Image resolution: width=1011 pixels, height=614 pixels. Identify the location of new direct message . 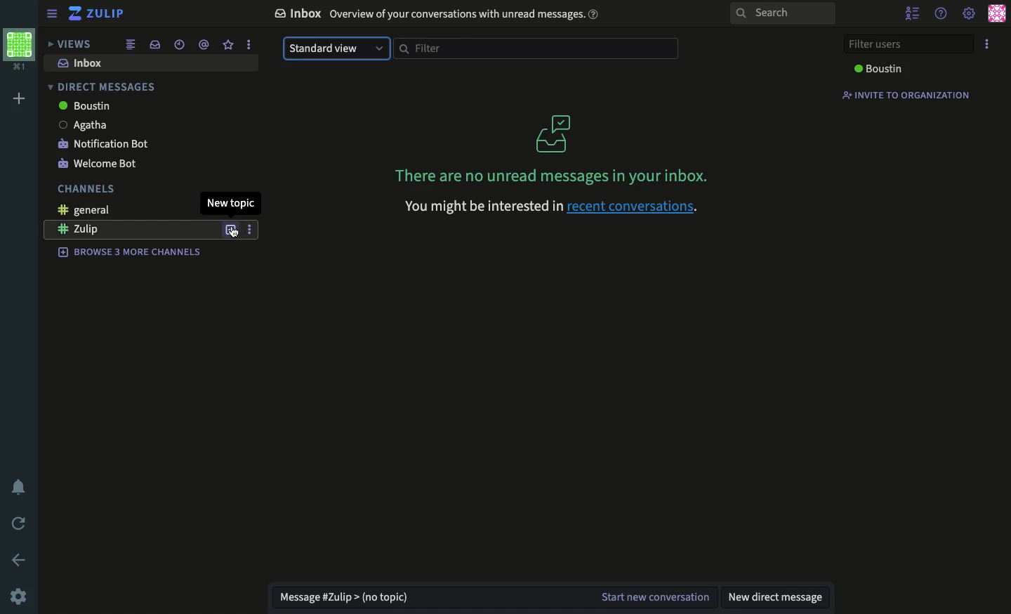
(777, 594).